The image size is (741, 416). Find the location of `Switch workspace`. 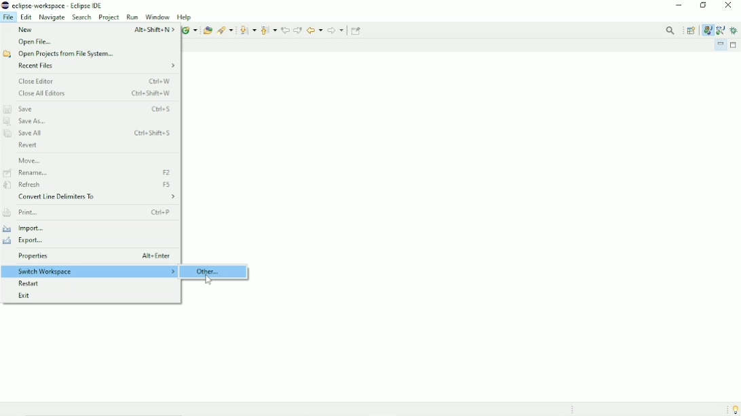

Switch workspace is located at coordinates (91, 272).